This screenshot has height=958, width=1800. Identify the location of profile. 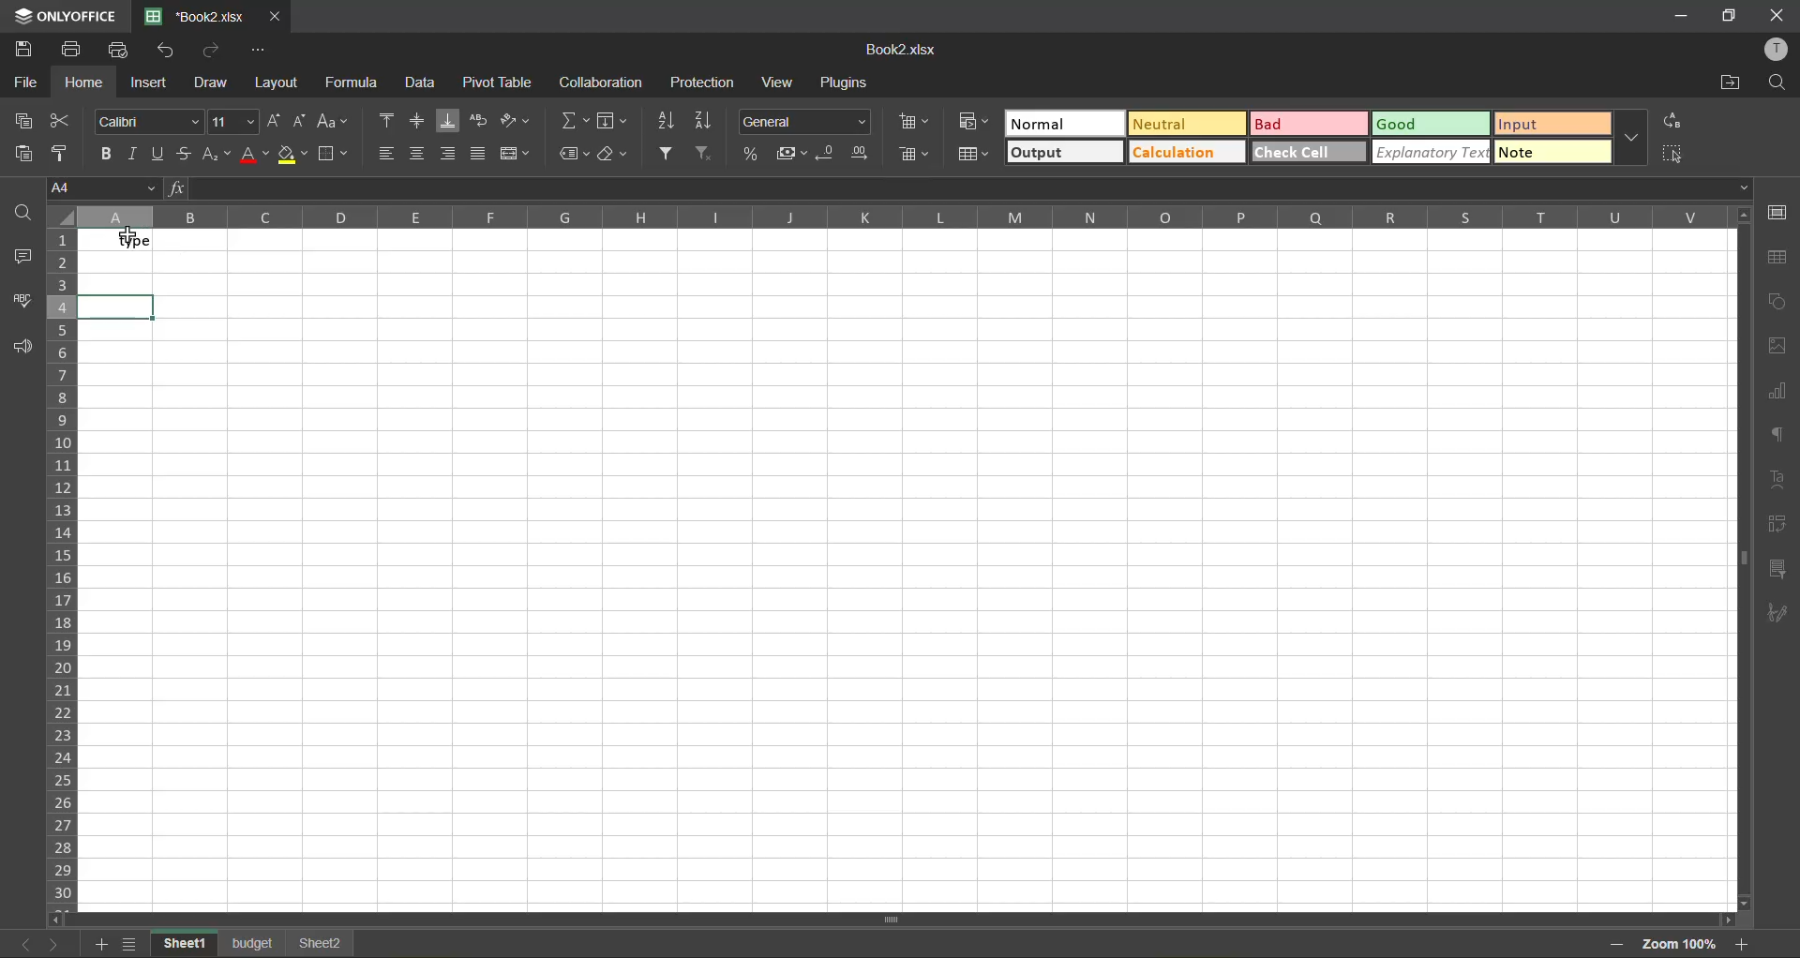
(1772, 52).